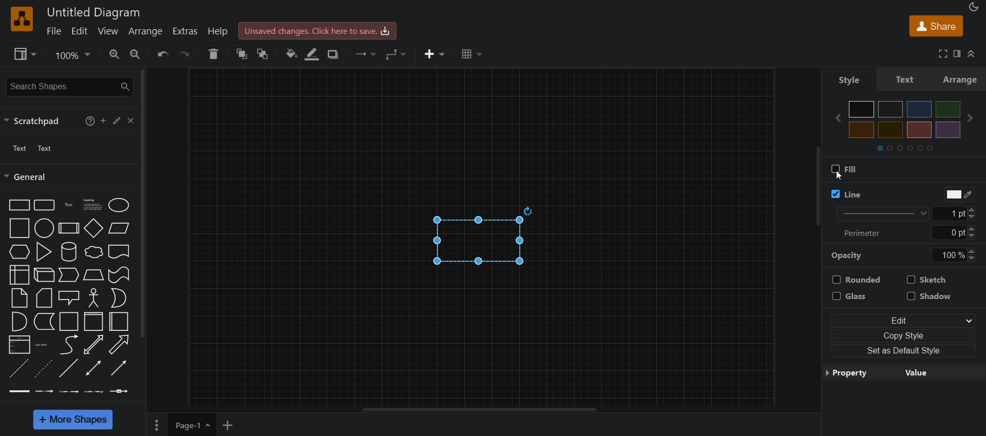 The width and height of the screenshot is (986, 436). I want to click on increase line width, so click(975, 208).